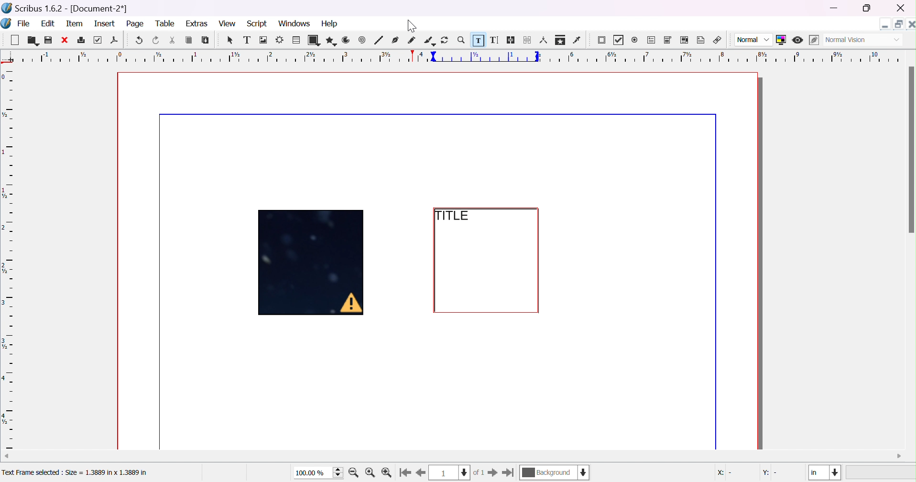 The width and height of the screenshot is (916, 482). I want to click on radio button, so click(635, 40).